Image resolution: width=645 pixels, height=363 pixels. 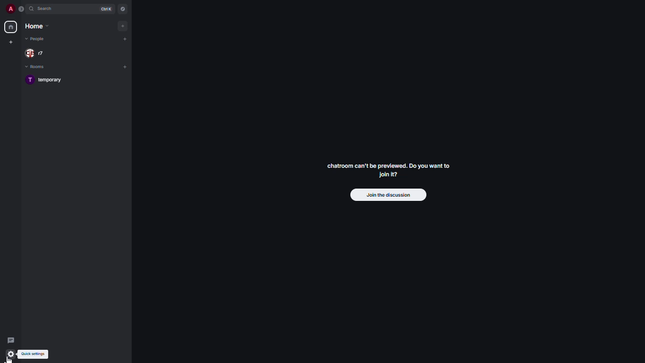 What do you see at coordinates (34, 355) in the screenshot?
I see `quick settings` at bounding box center [34, 355].